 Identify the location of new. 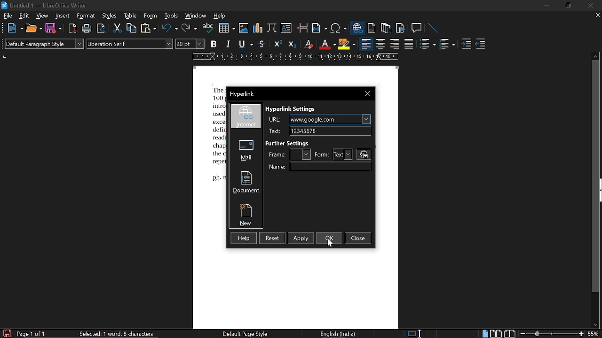
(246, 214).